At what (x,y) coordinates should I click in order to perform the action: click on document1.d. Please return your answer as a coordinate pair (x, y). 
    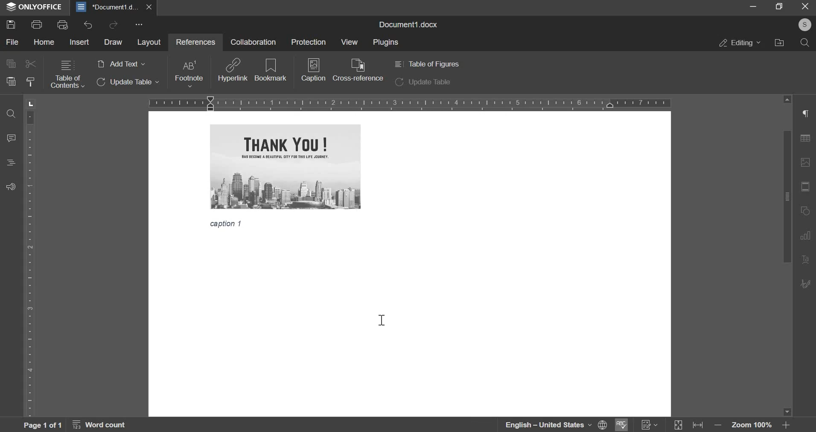
    Looking at the image, I should click on (108, 7).